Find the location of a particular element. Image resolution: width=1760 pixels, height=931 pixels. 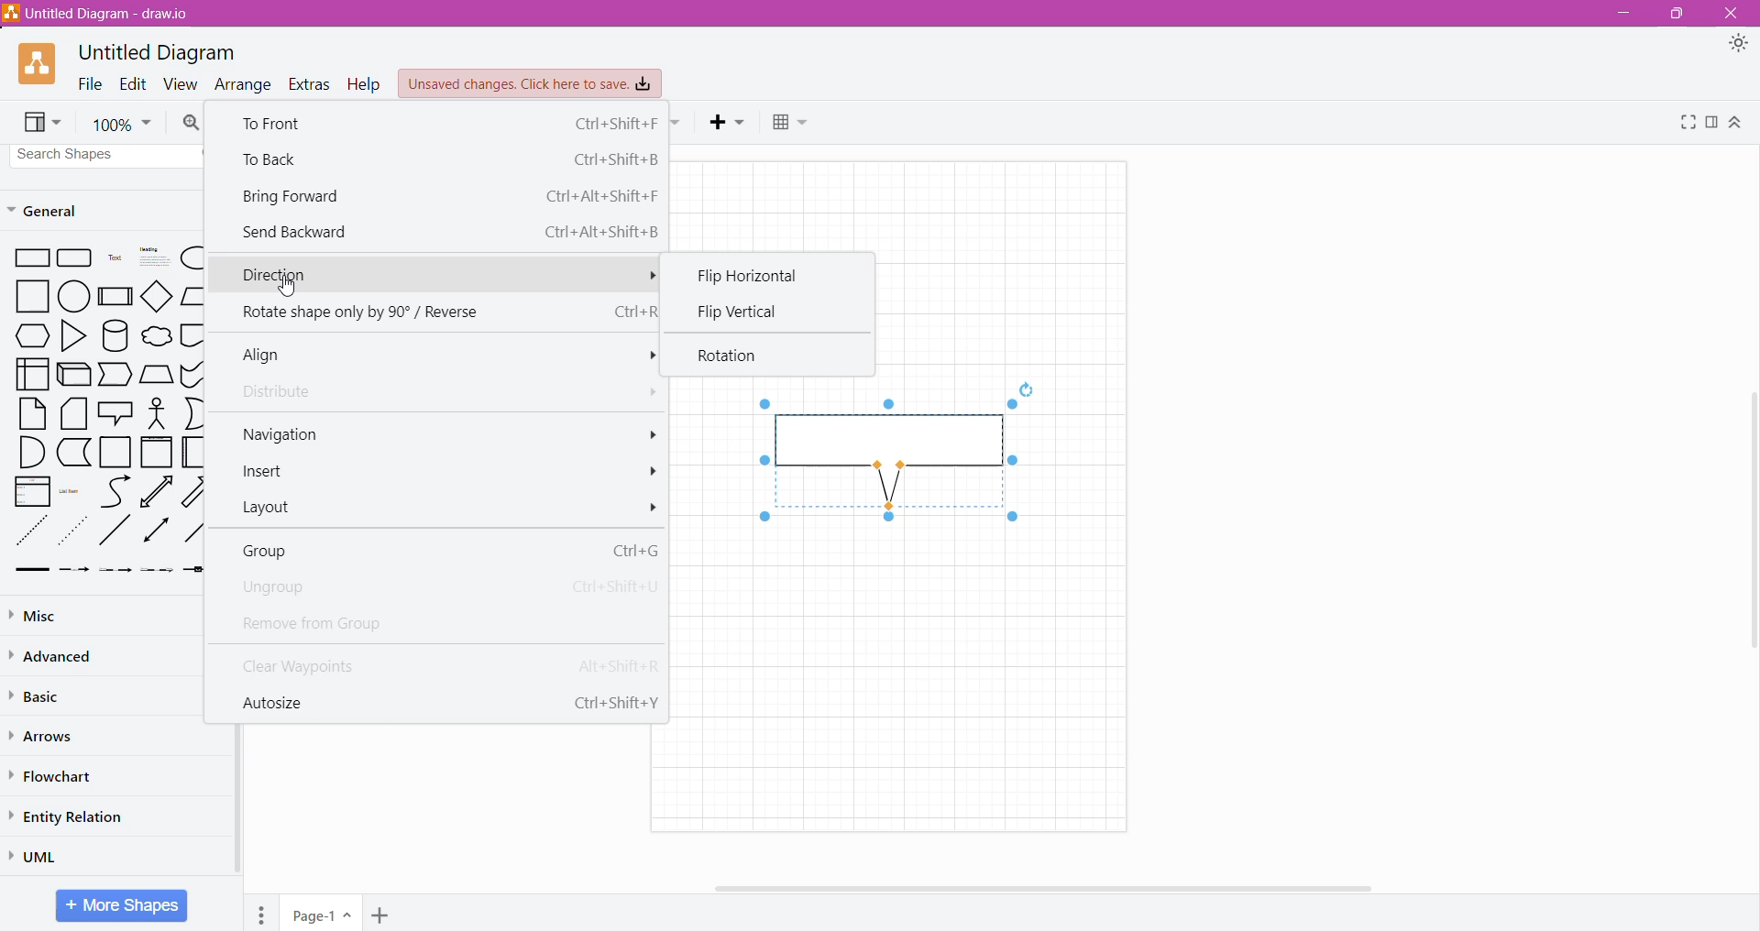

Dotted Line  is located at coordinates (30, 531).